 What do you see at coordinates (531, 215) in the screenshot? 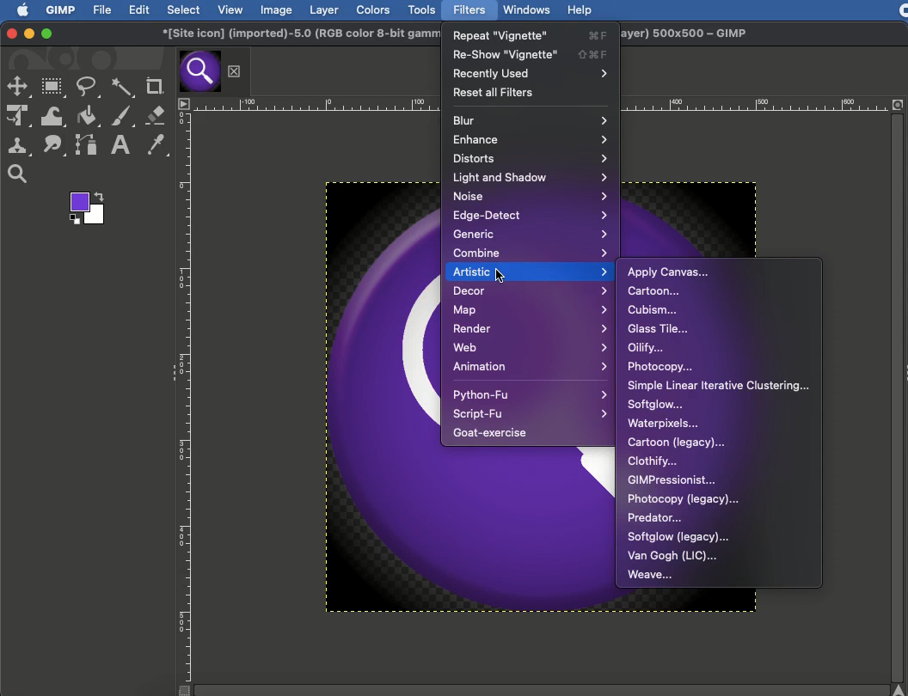
I see `Edge-detect` at bounding box center [531, 215].